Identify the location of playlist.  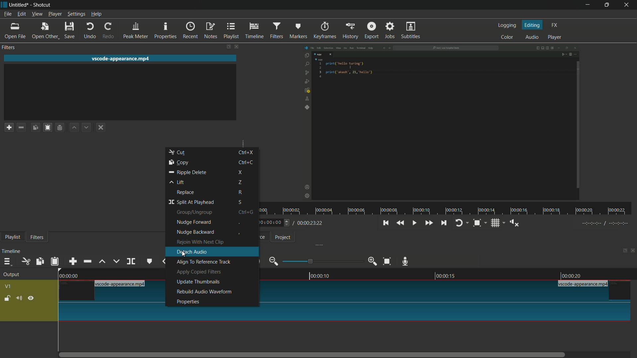
(13, 237).